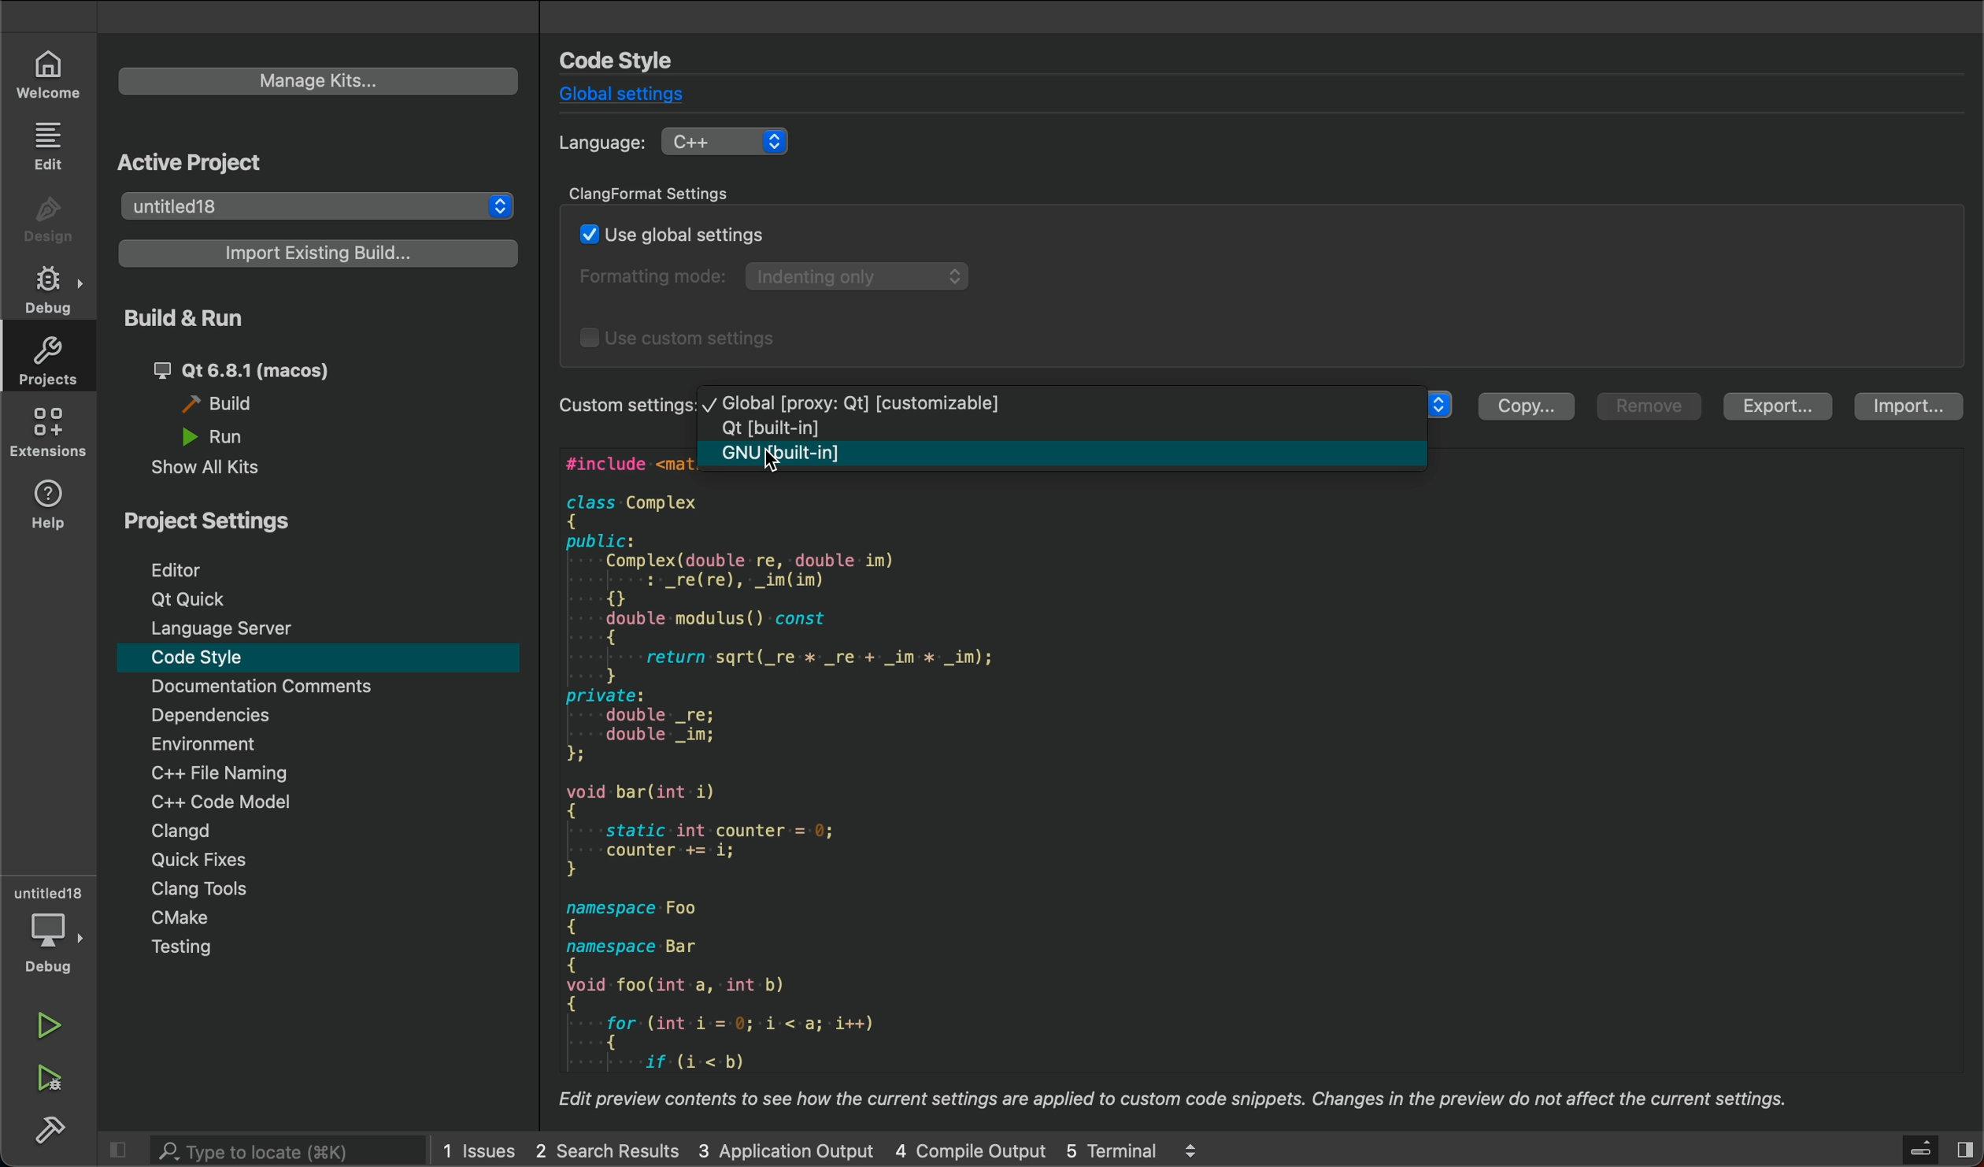 This screenshot has height=1167, width=1984. I want to click on close sidebar, so click(122, 1147).